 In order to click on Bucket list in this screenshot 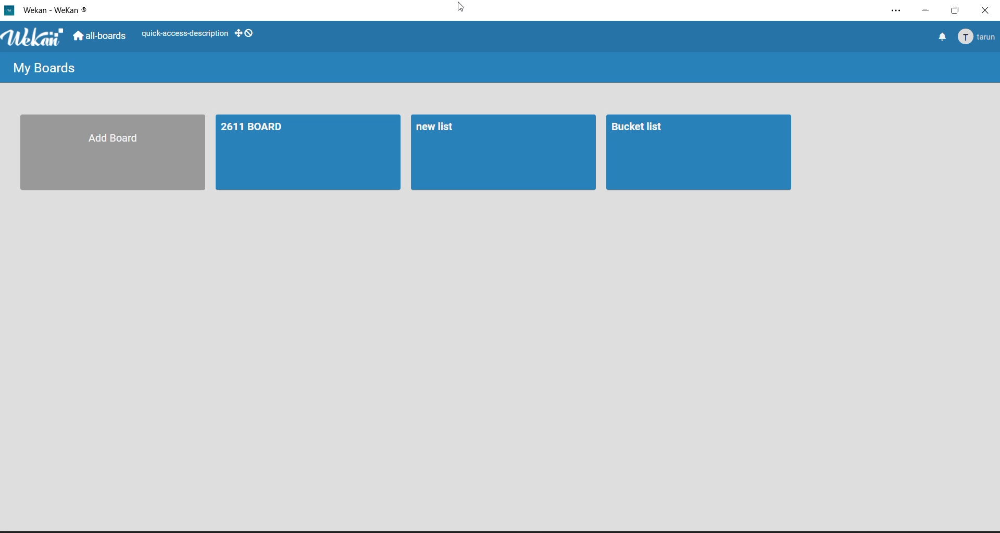, I will do `click(697, 153)`.